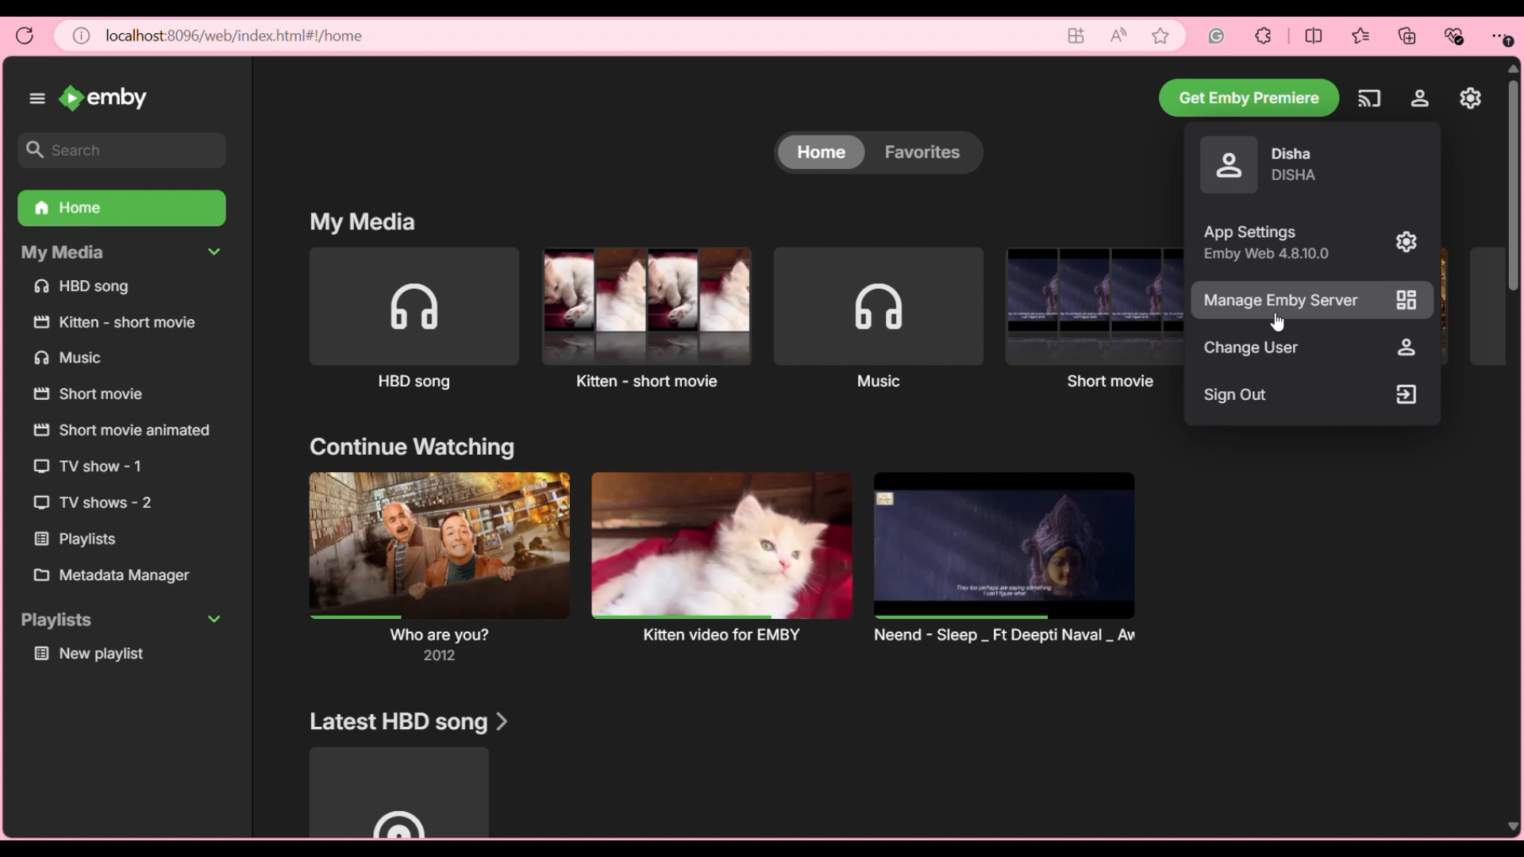  What do you see at coordinates (68, 359) in the screenshot?
I see `music` at bounding box center [68, 359].